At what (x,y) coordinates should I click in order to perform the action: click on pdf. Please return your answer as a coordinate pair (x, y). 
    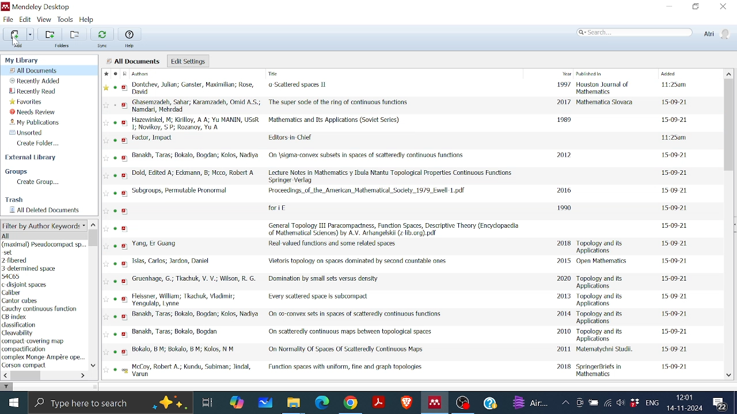
    Looking at the image, I should click on (124, 142).